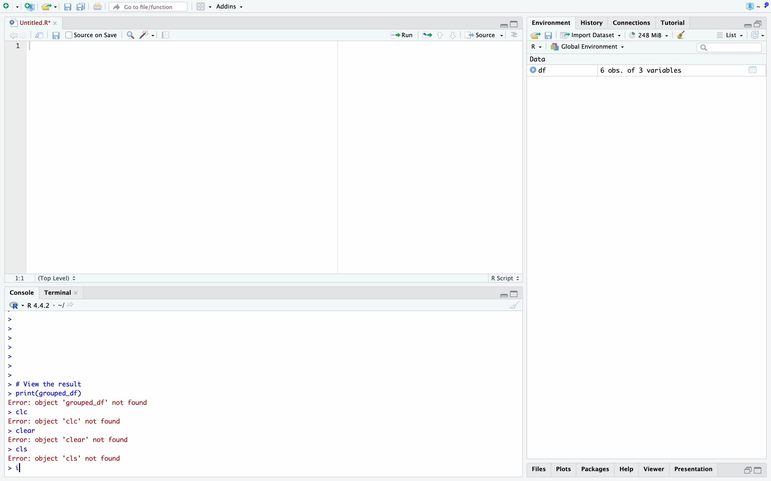 This screenshot has height=481, width=771. I want to click on 1:1, so click(19, 278).